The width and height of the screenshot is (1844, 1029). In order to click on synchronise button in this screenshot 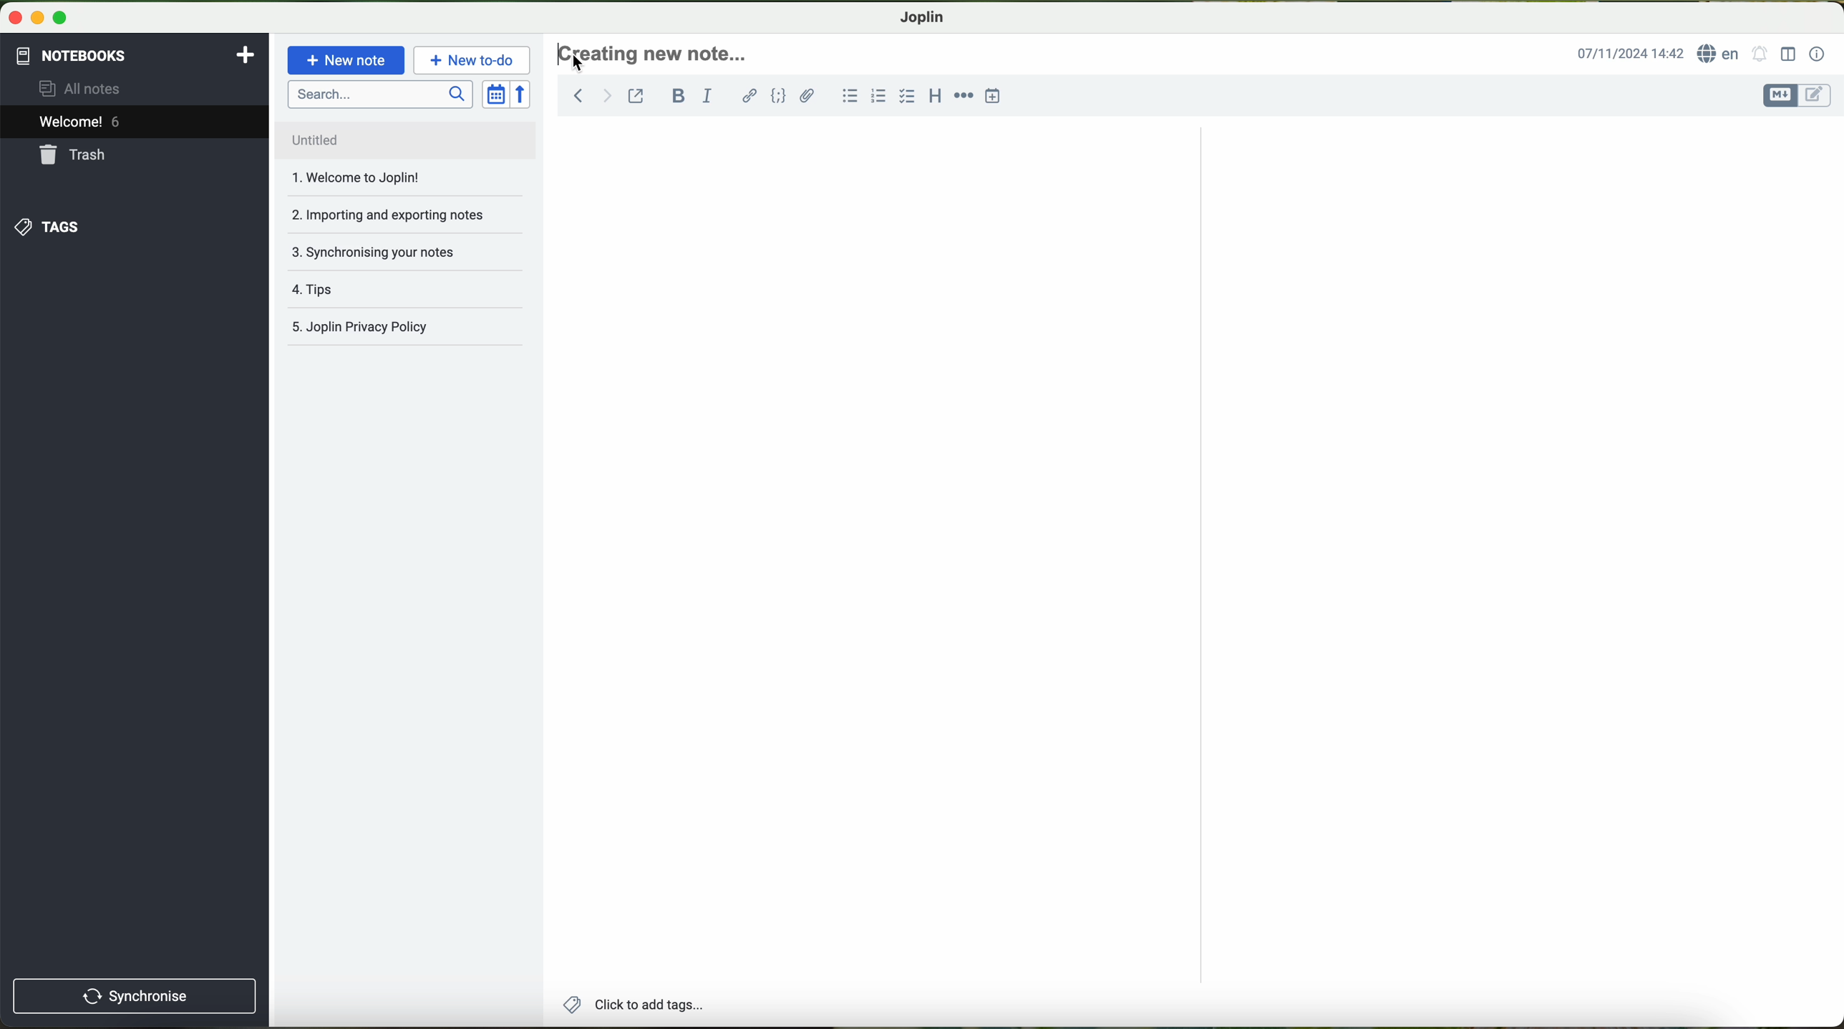, I will do `click(136, 998)`.